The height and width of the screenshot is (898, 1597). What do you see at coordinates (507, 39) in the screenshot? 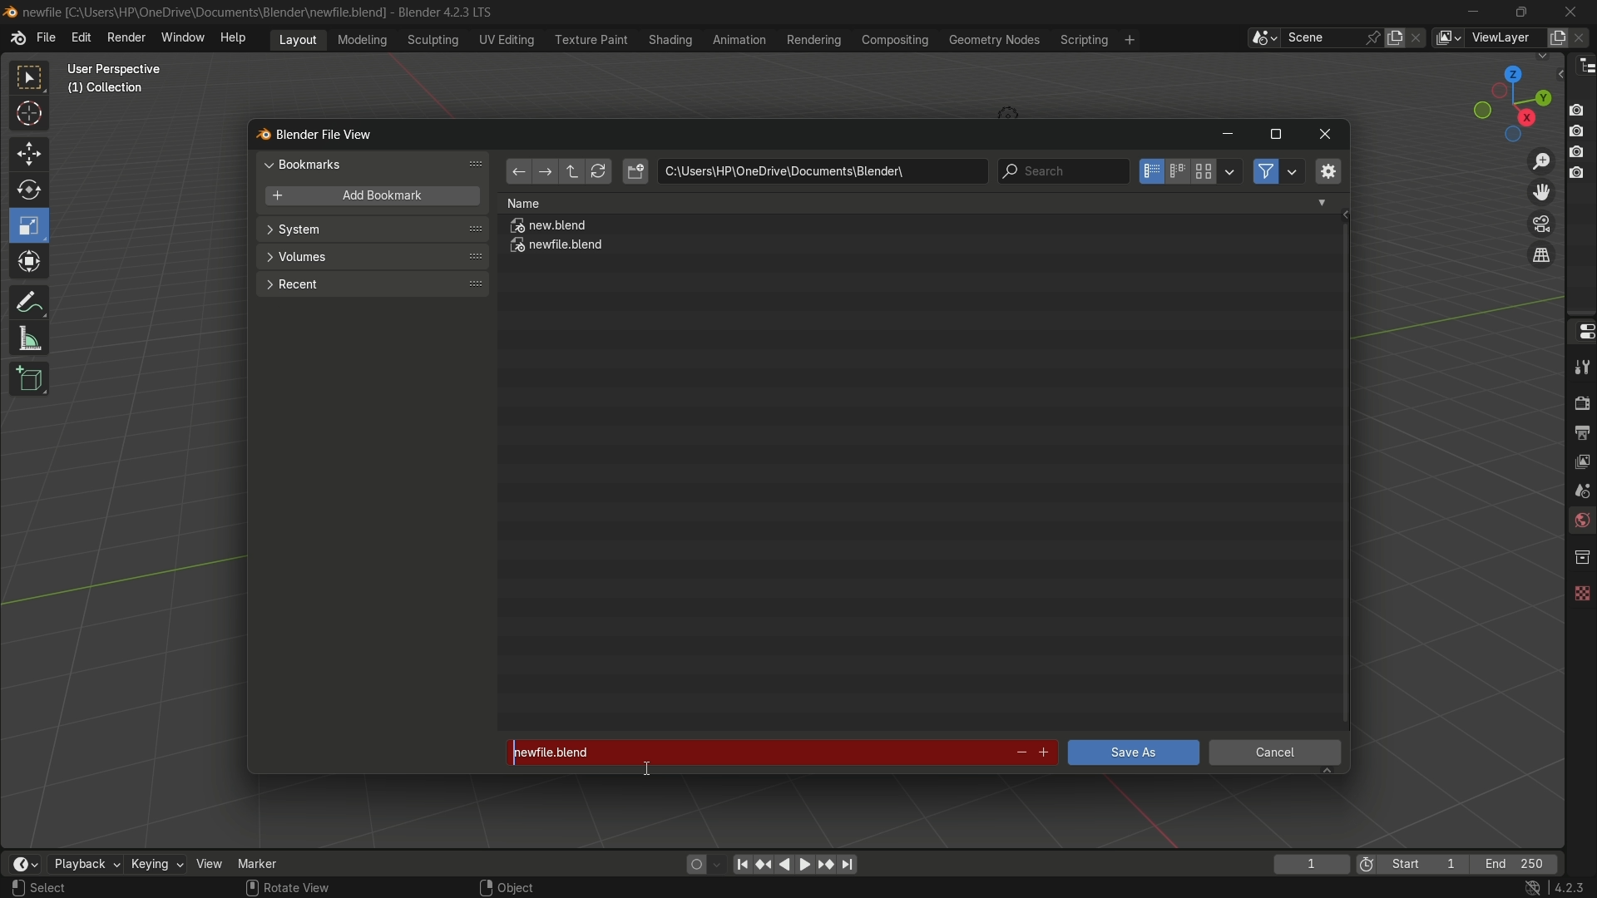
I see `uv editing menu` at bounding box center [507, 39].